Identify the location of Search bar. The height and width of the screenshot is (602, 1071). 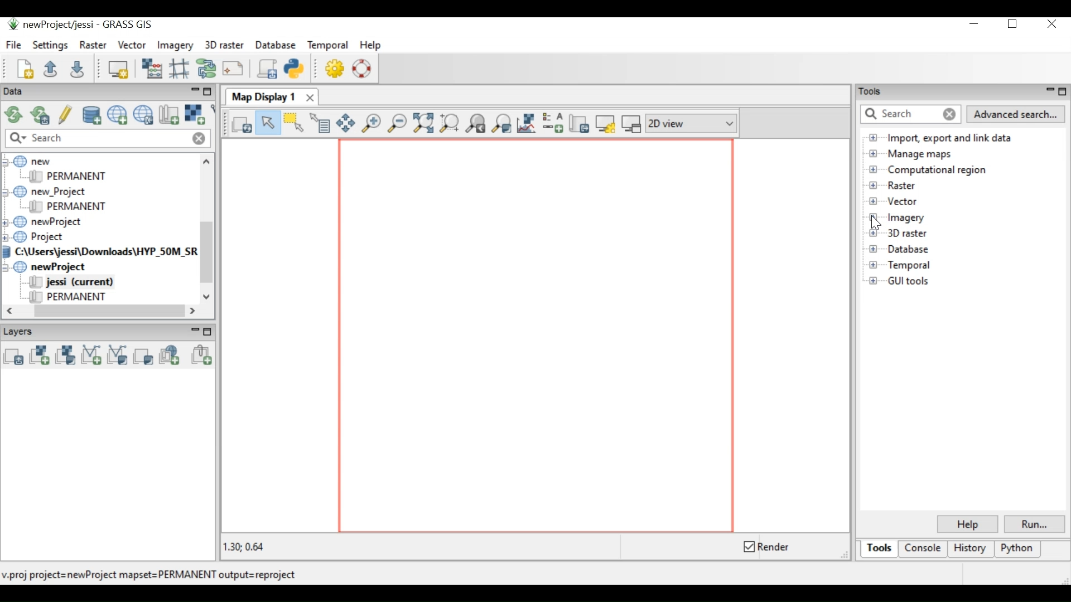
(108, 138).